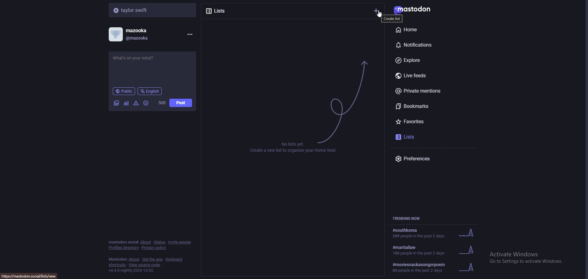 This screenshot has width=588, height=279. I want to click on mastodon, so click(417, 9).